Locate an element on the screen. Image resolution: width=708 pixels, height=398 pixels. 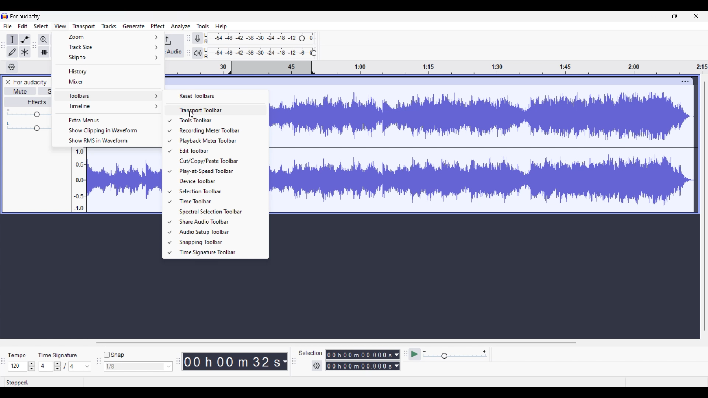
Duration measurement is located at coordinates (396, 366).